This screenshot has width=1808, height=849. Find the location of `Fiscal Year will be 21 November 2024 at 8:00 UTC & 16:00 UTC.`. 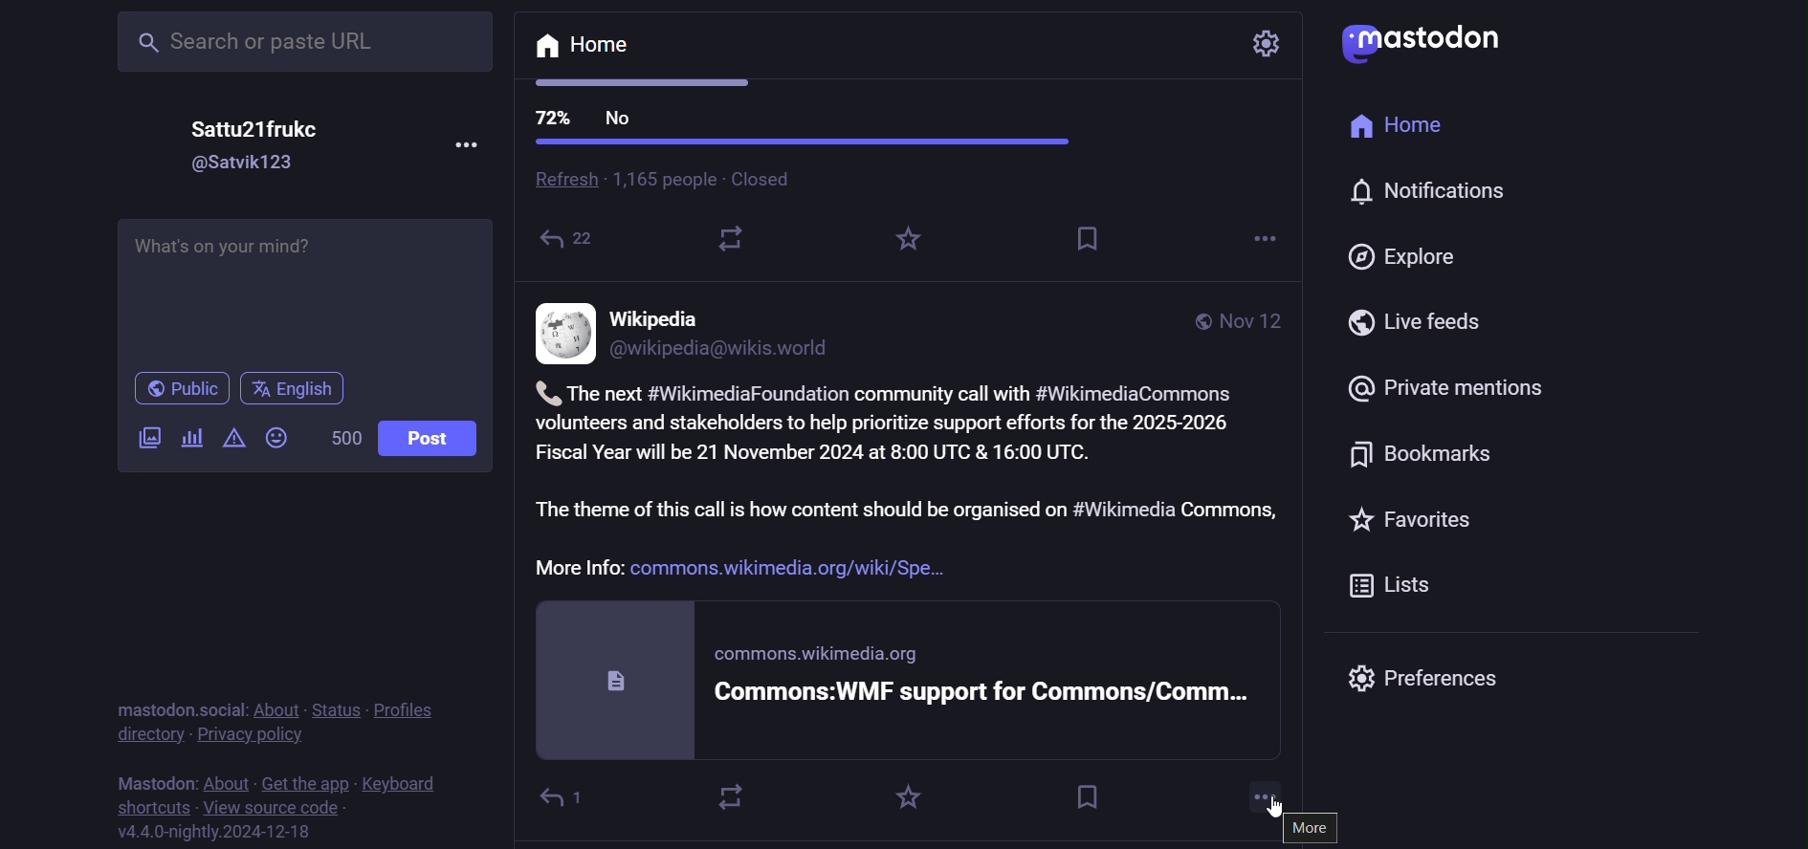

Fiscal Year will be 21 November 2024 at 8:00 UTC & 16:00 UTC. is located at coordinates (829, 453).